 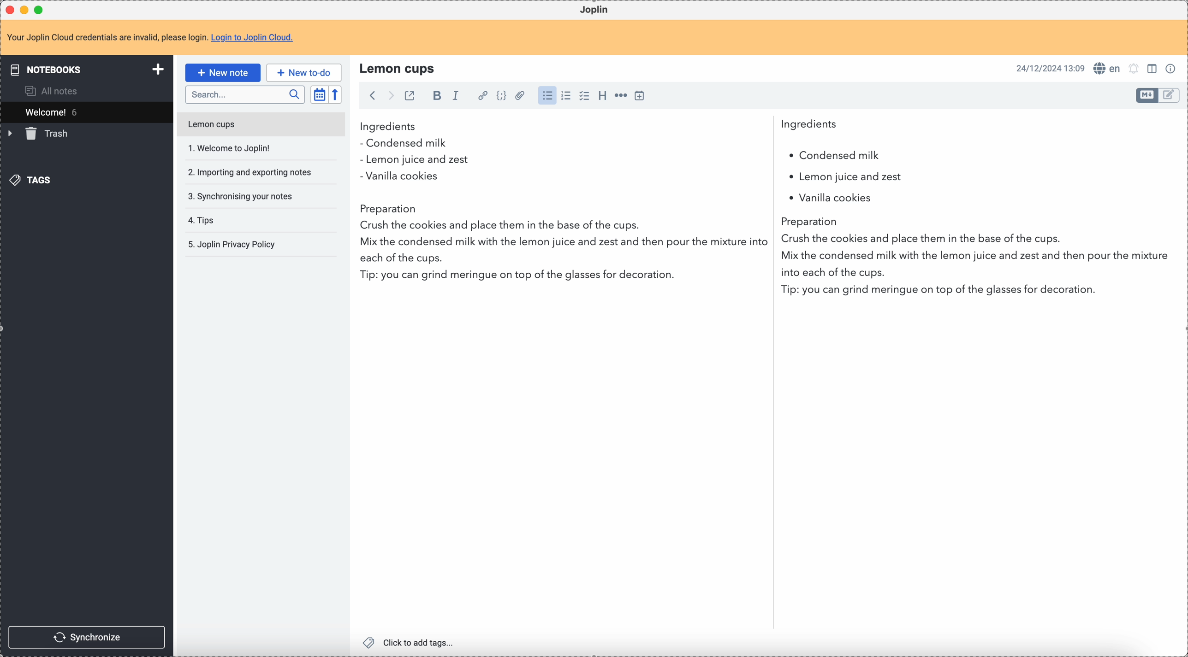 What do you see at coordinates (203, 221) in the screenshot?
I see `tips` at bounding box center [203, 221].